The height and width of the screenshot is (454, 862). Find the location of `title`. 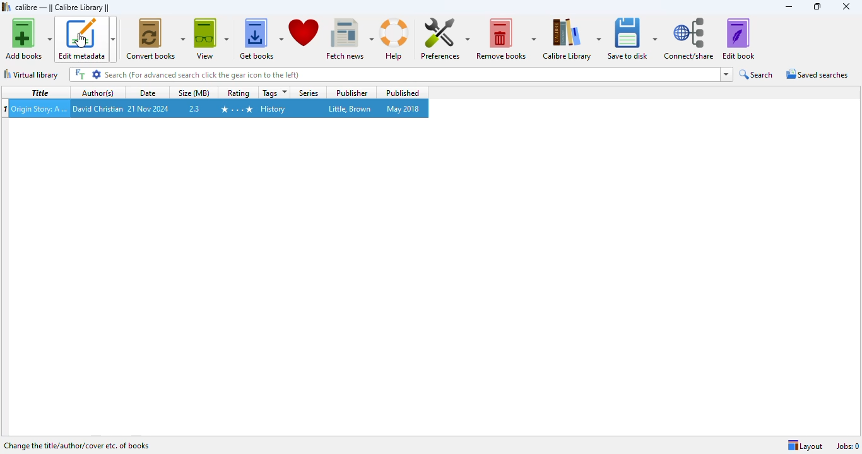

title is located at coordinates (40, 93).